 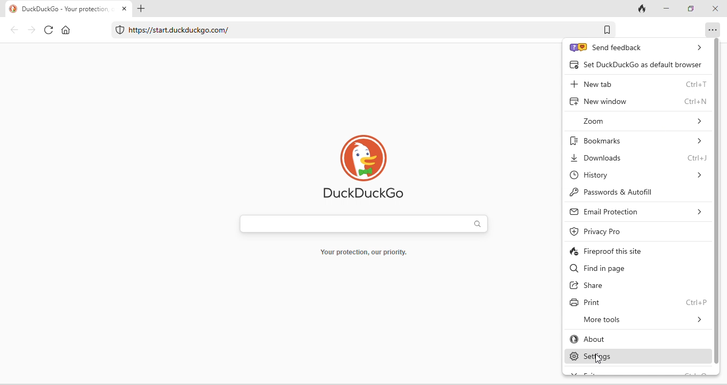 I want to click on print, so click(x=639, y=302).